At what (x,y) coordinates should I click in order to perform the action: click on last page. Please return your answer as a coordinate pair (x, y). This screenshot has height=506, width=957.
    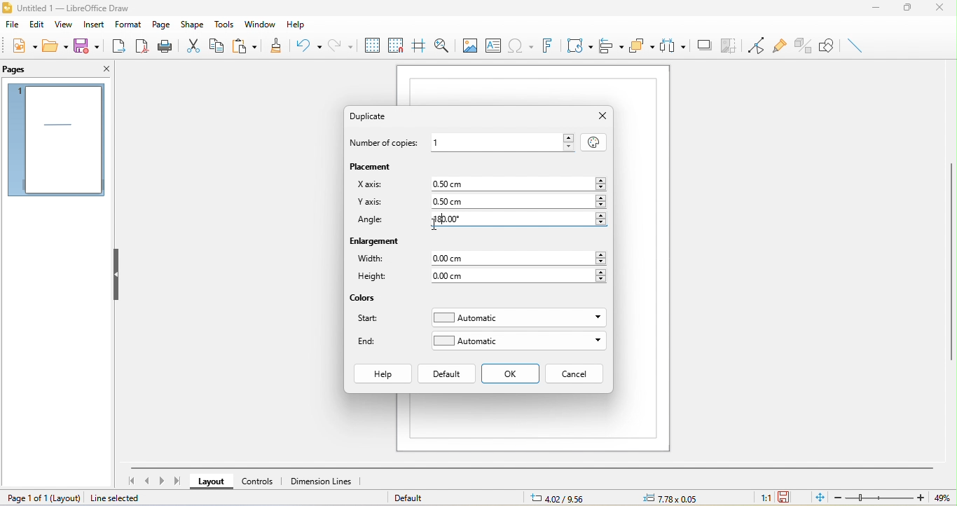
    Looking at the image, I should click on (179, 481).